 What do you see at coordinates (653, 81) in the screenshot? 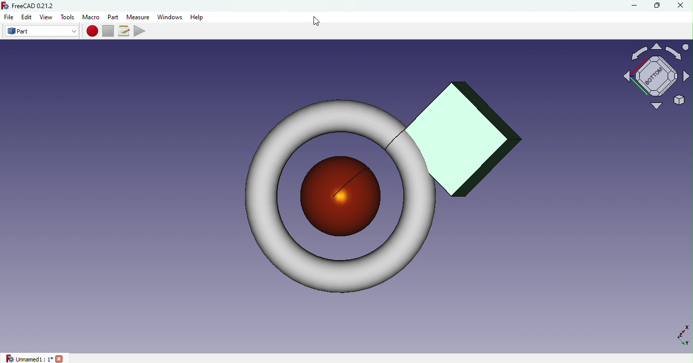
I see `Navigation cube` at bounding box center [653, 81].